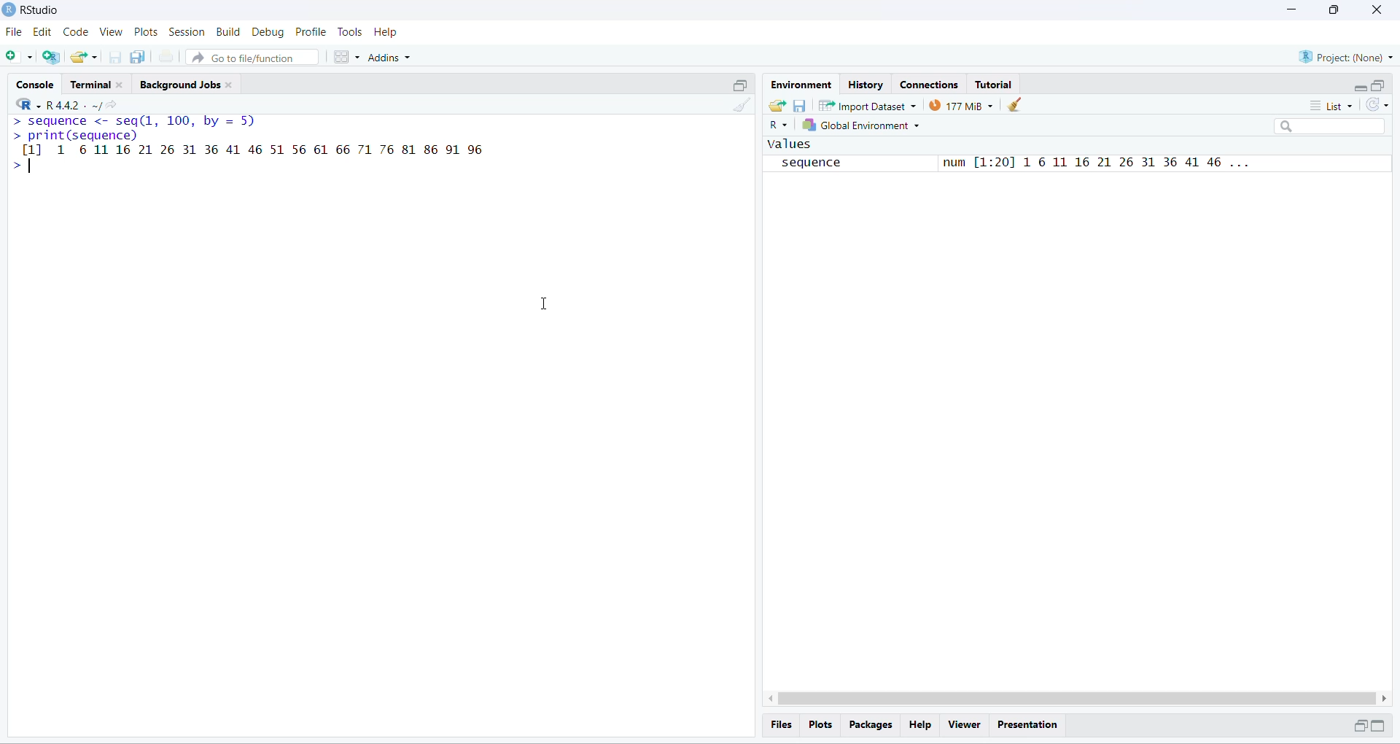  I want to click on scroll left, so click(768, 698).